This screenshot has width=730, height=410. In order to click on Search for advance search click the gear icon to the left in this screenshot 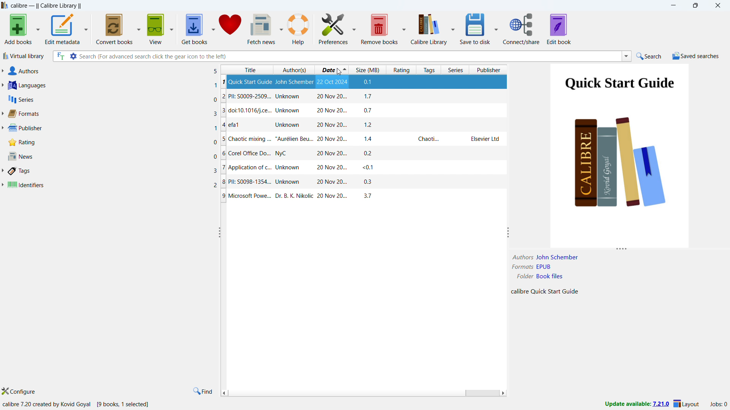, I will do `click(349, 56)`.